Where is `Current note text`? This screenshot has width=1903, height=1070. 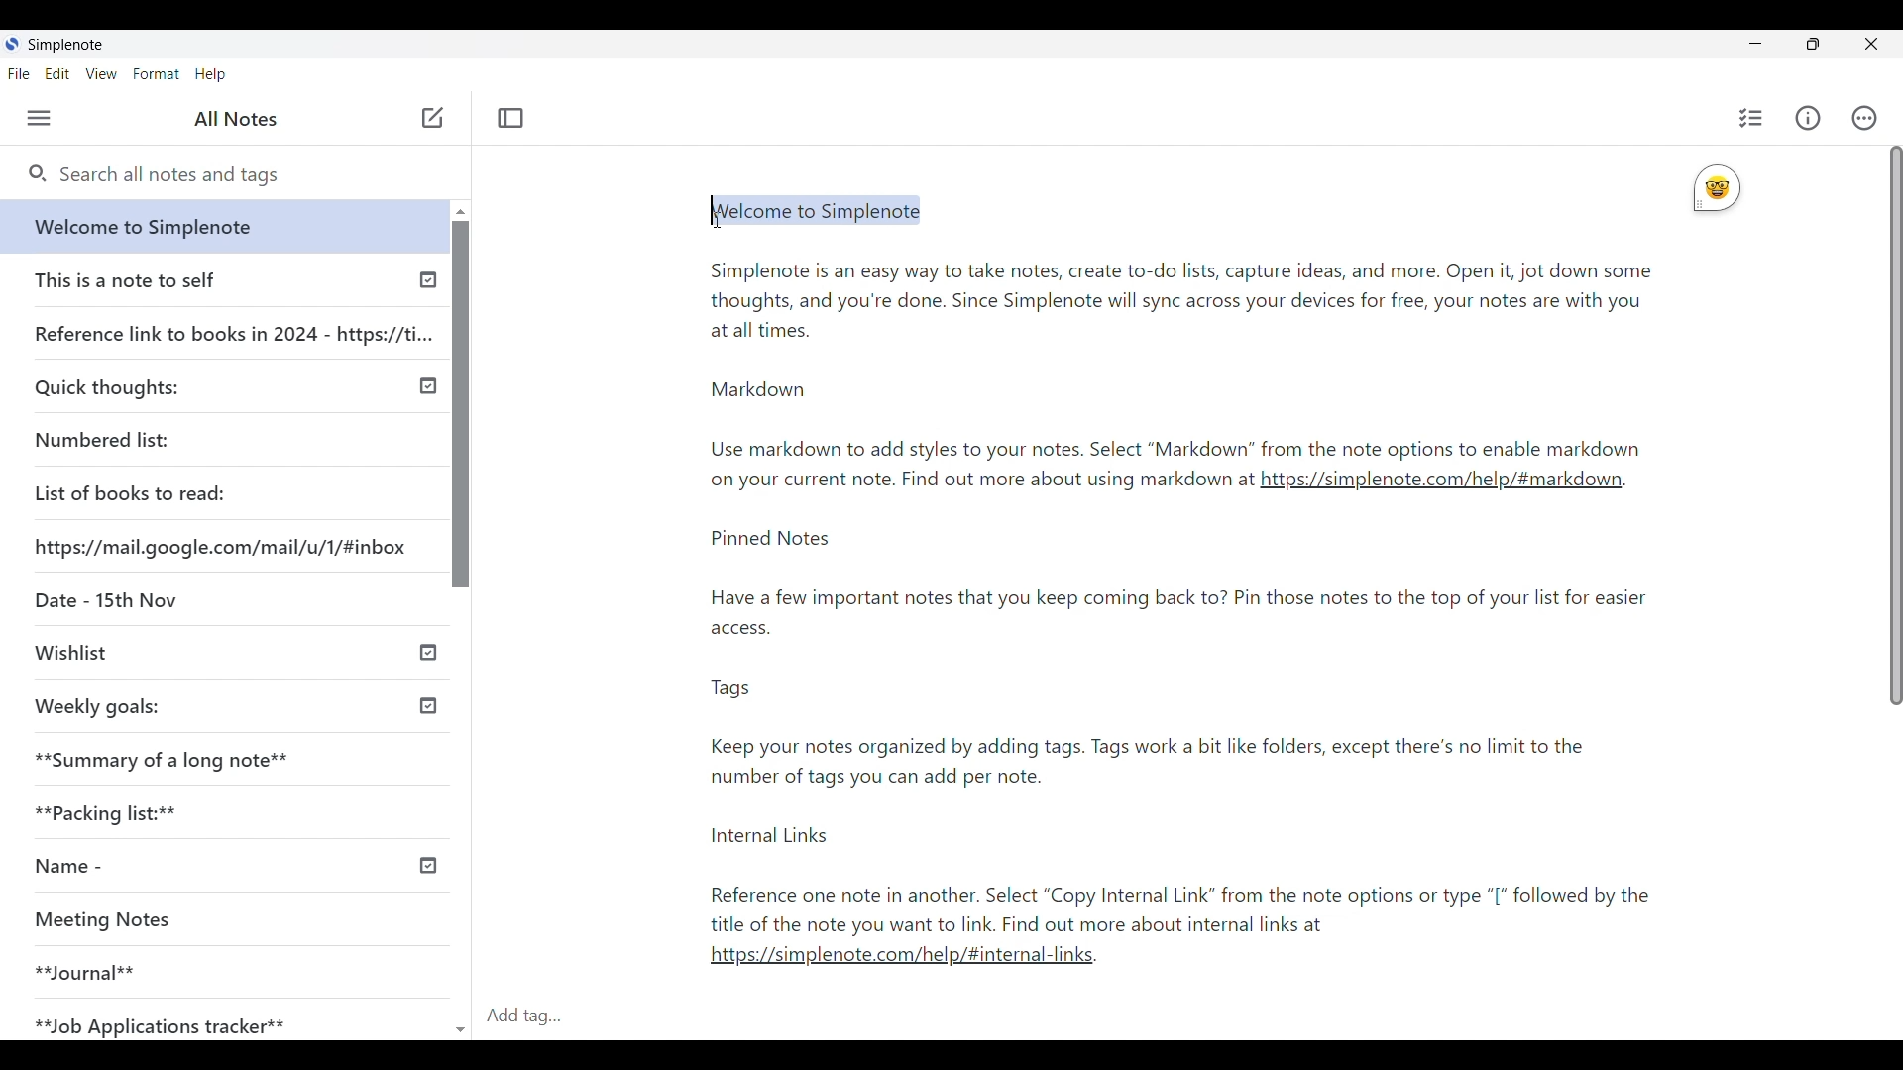 Current note text is located at coordinates (1179, 354).